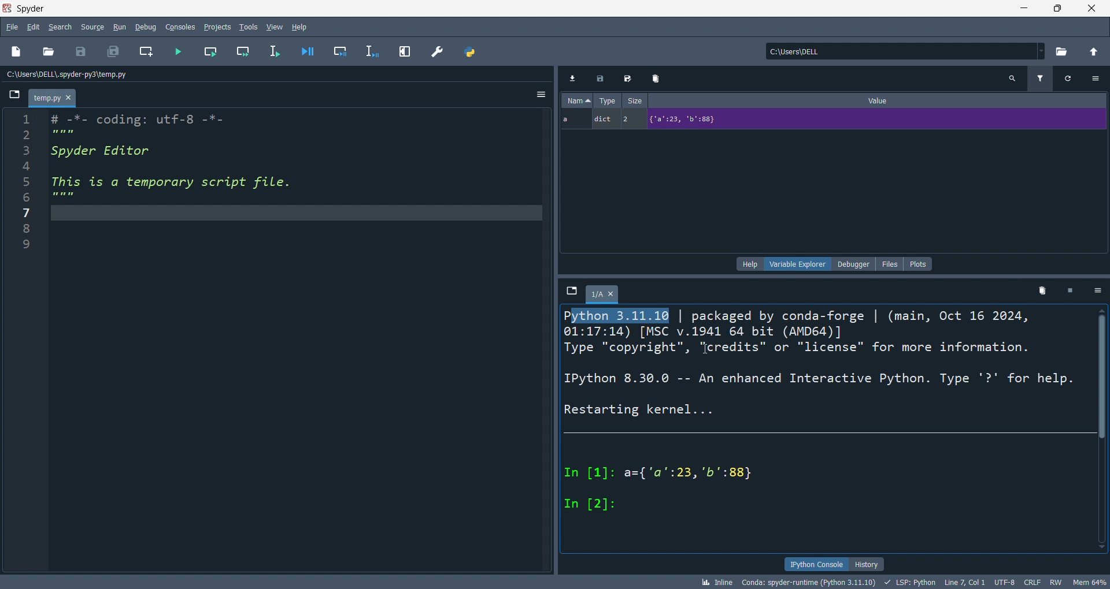 The width and height of the screenshot is (1110, 589). Describe the element at coordinates (964, 583) in the screenshot. I see `LINE 7, COL 1` at that location.